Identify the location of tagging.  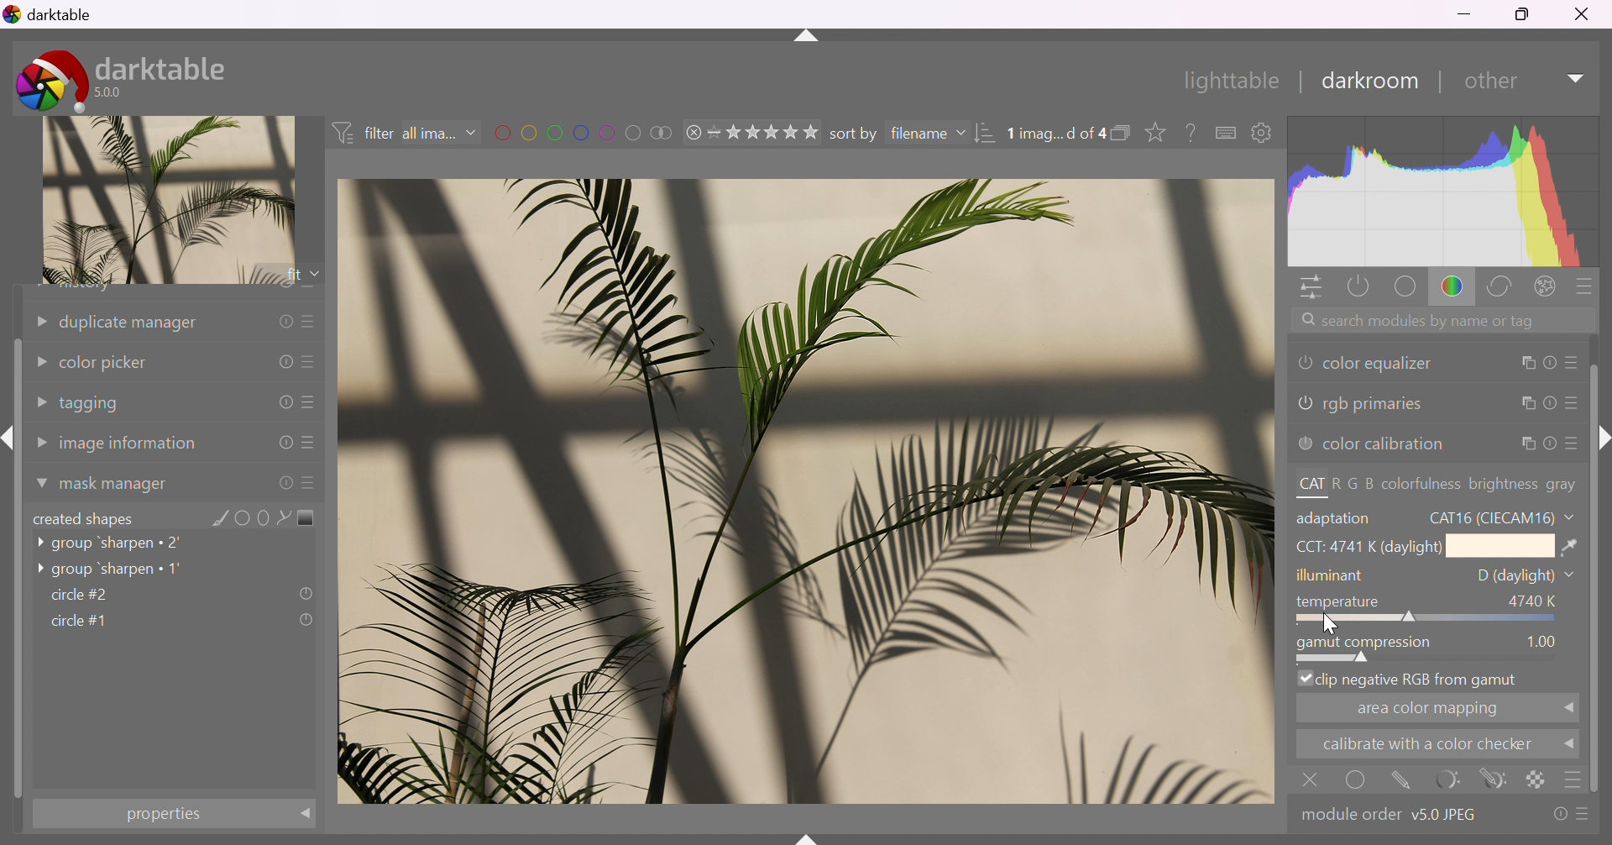
(175, 404).